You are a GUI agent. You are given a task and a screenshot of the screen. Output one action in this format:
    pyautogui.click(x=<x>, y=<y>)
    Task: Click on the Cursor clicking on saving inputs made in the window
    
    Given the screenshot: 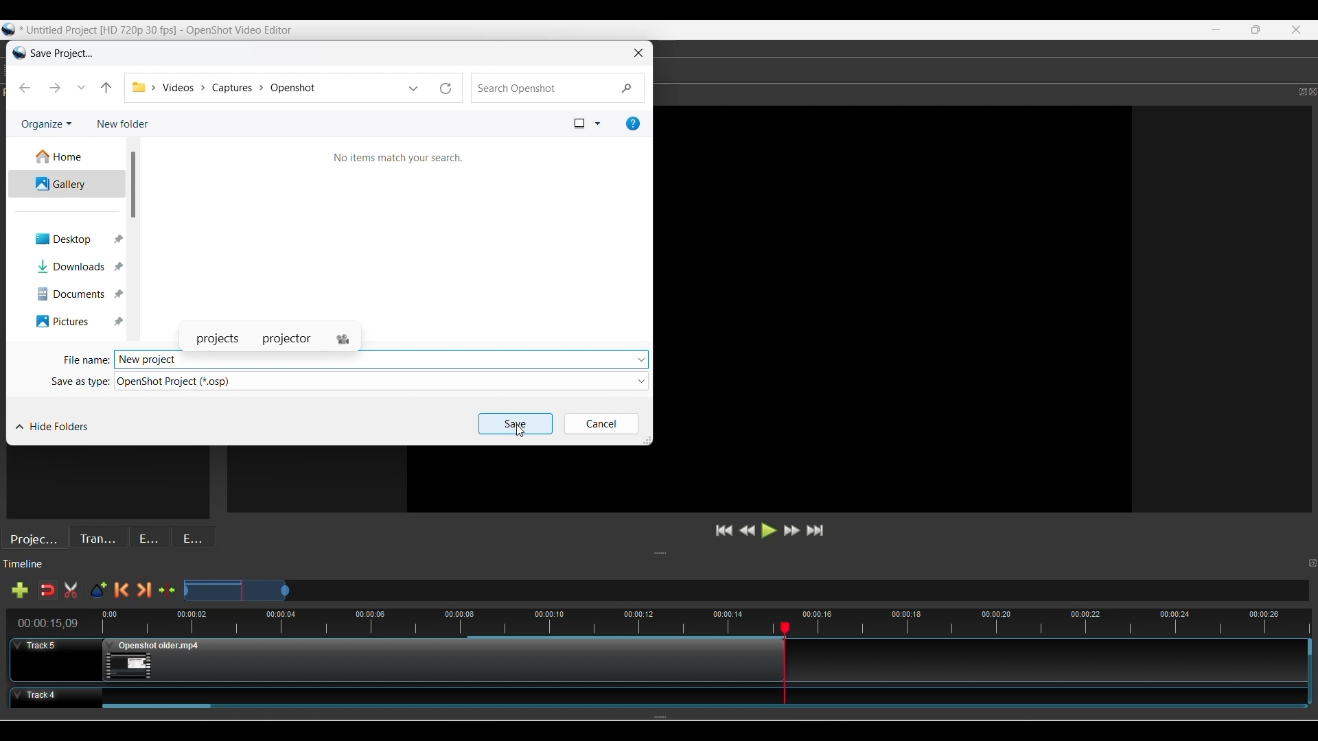 What is the action you would take?
    pyautogui.click(x=520, y=431)
    